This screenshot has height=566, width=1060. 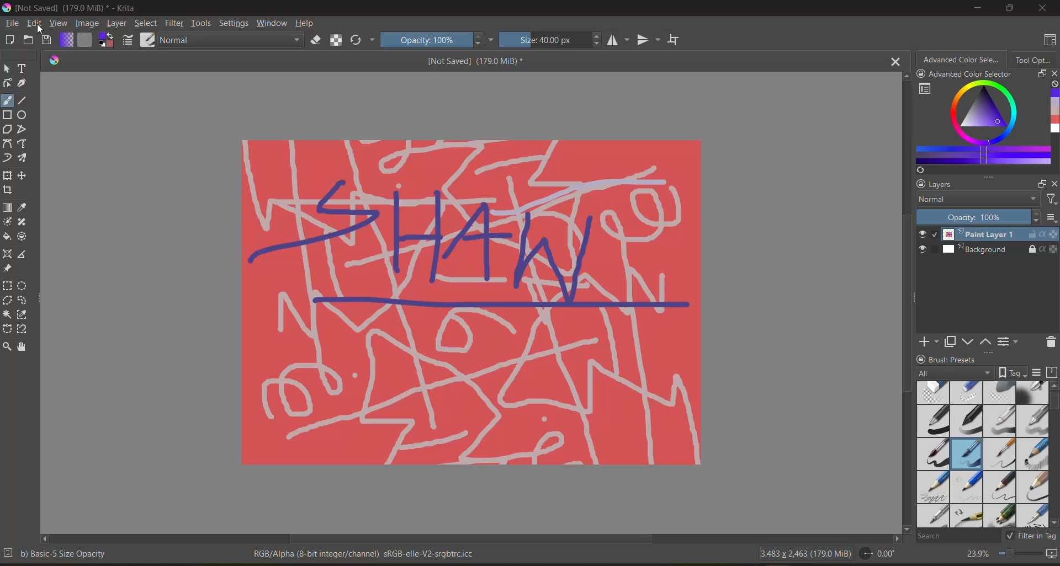 I want to click on 0.00, so click(x=881, y=554).